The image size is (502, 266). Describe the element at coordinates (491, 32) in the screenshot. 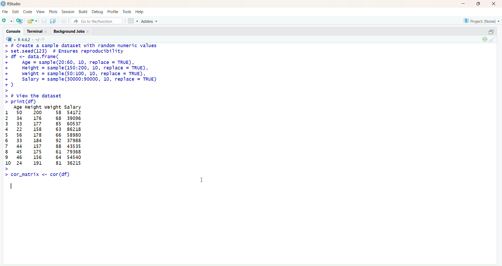

I see `Restore` at that location.